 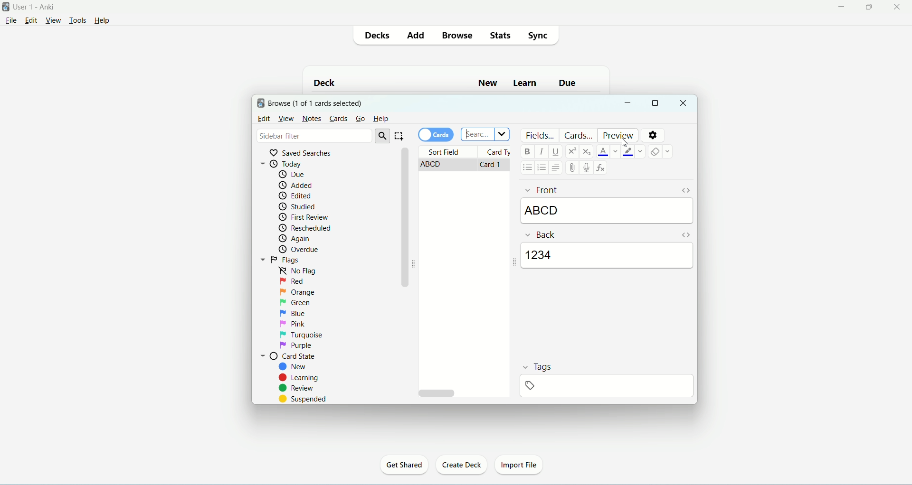 I want to click on attachment, so click(x=575, y=168).